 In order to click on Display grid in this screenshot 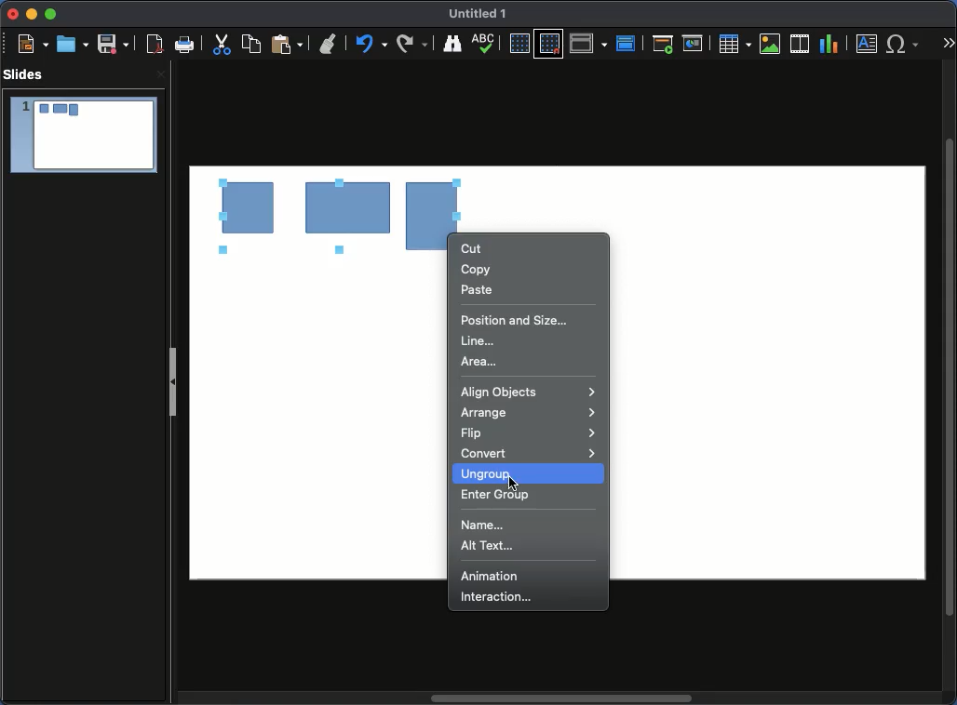, I will do `click(519, 44)`.